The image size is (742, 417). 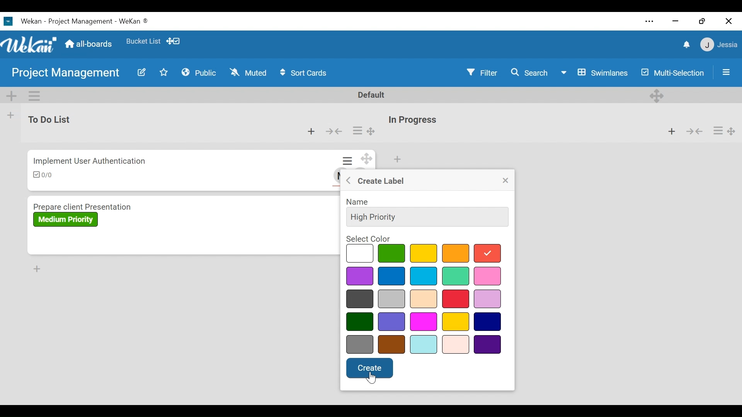 I want to click on Home (all-boards), so click(x=88, y=44).